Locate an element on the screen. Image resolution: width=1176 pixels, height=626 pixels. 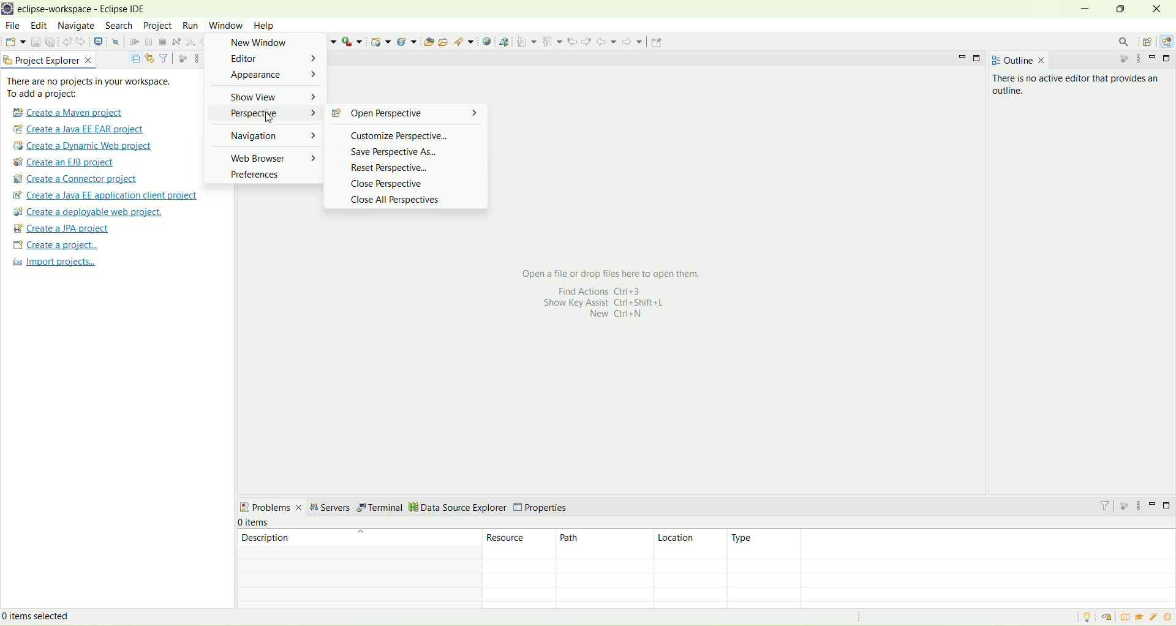
next edit location is located at coordinates (587, 40).